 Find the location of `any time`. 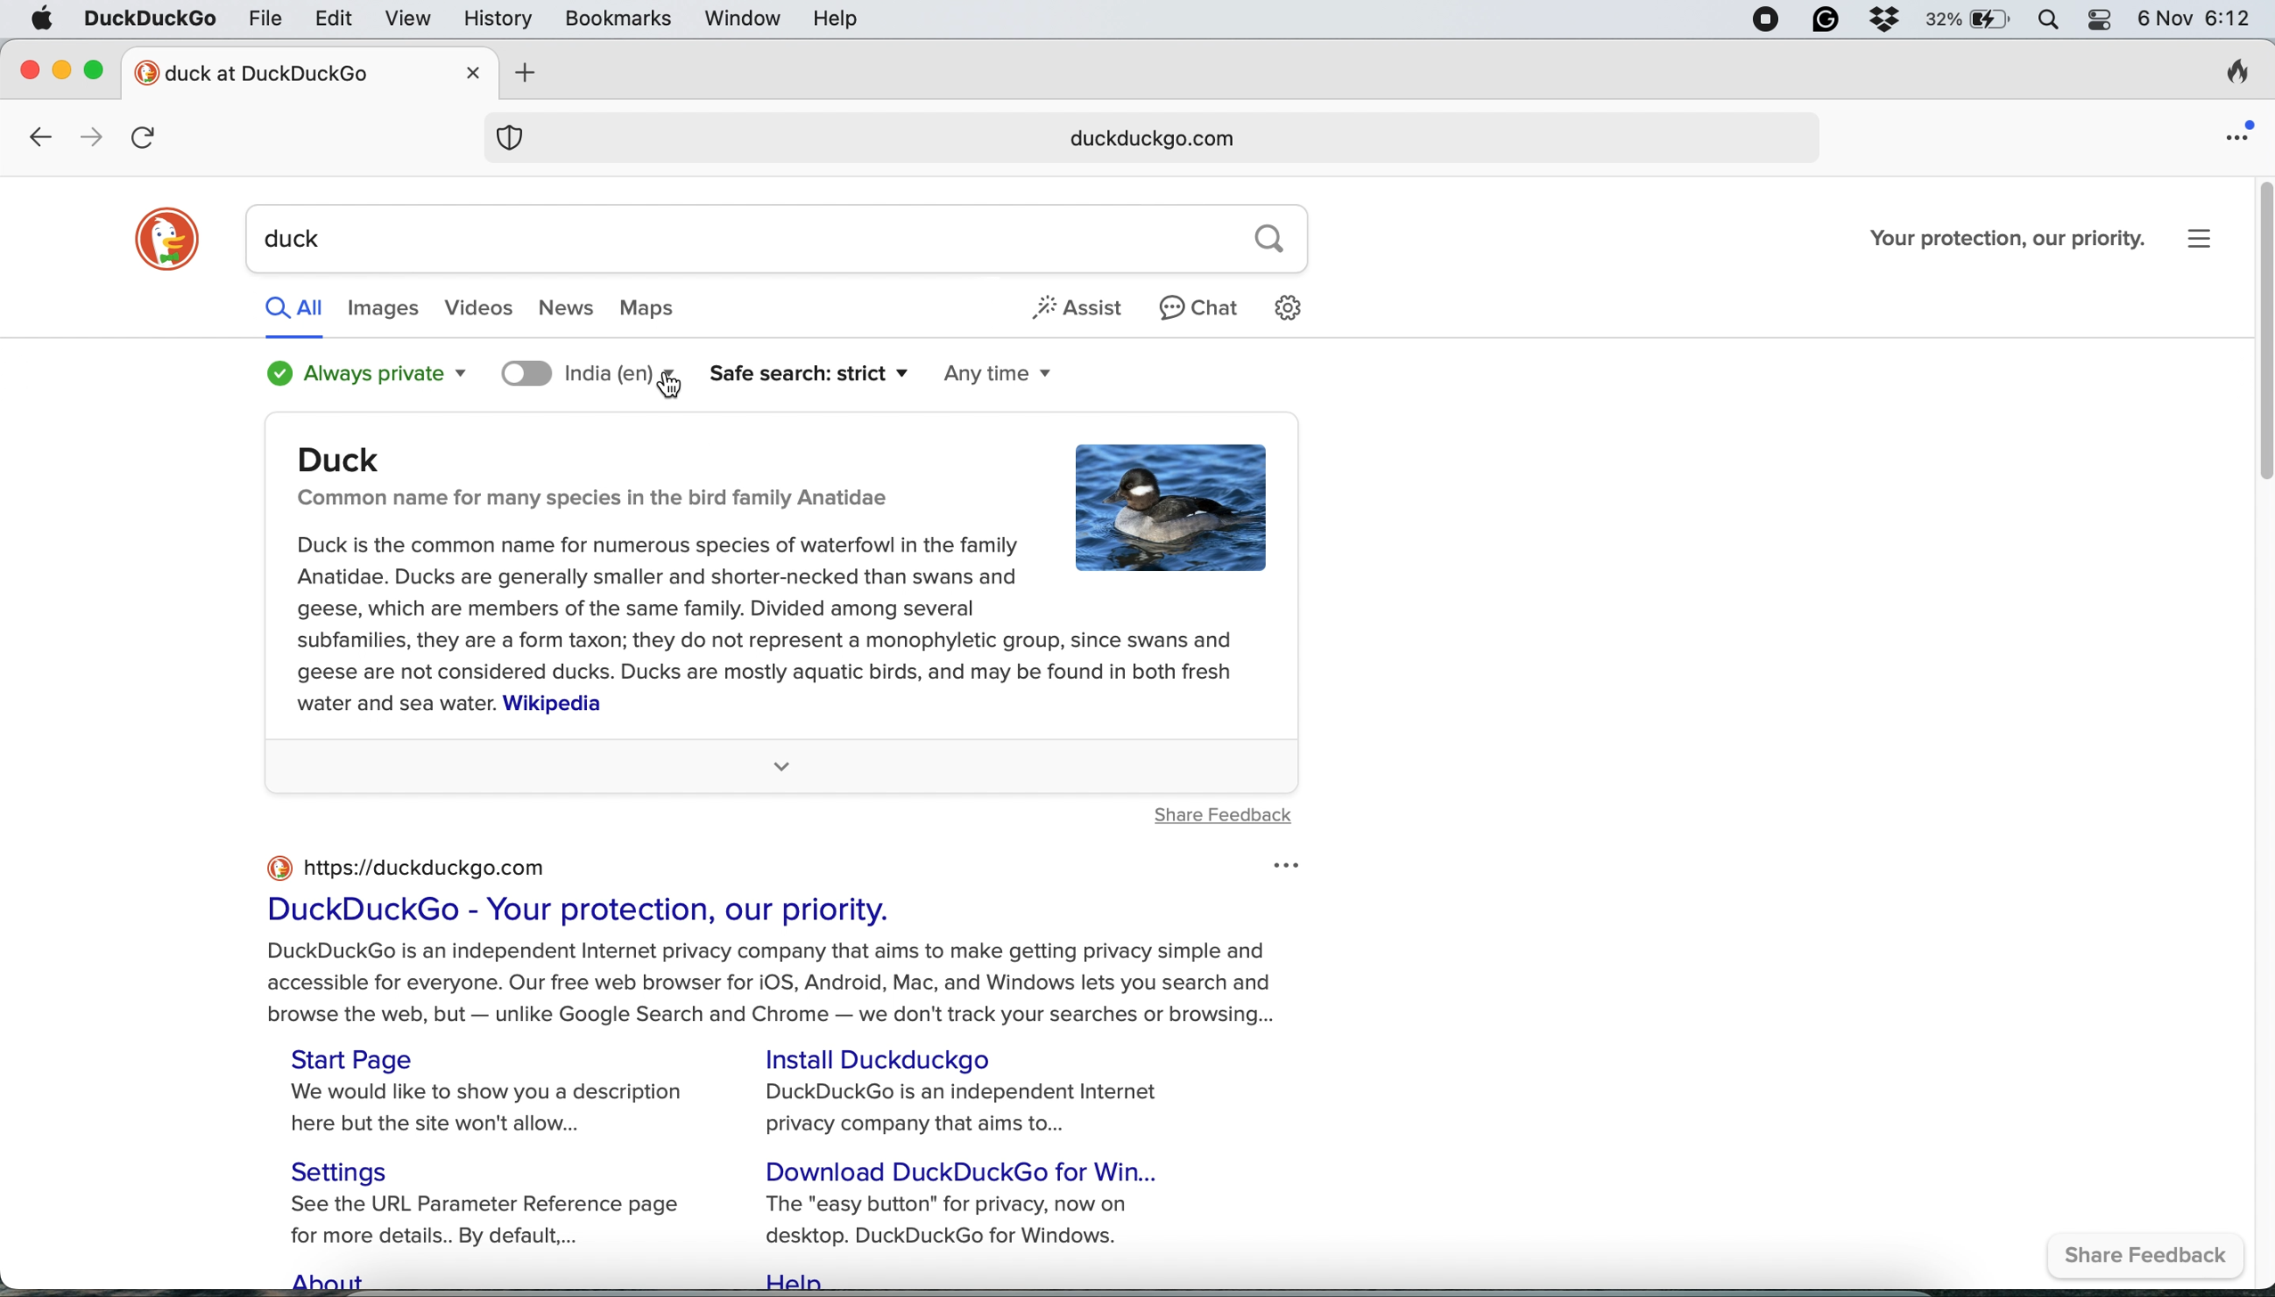

any time is located at coordinates (1001, 376).